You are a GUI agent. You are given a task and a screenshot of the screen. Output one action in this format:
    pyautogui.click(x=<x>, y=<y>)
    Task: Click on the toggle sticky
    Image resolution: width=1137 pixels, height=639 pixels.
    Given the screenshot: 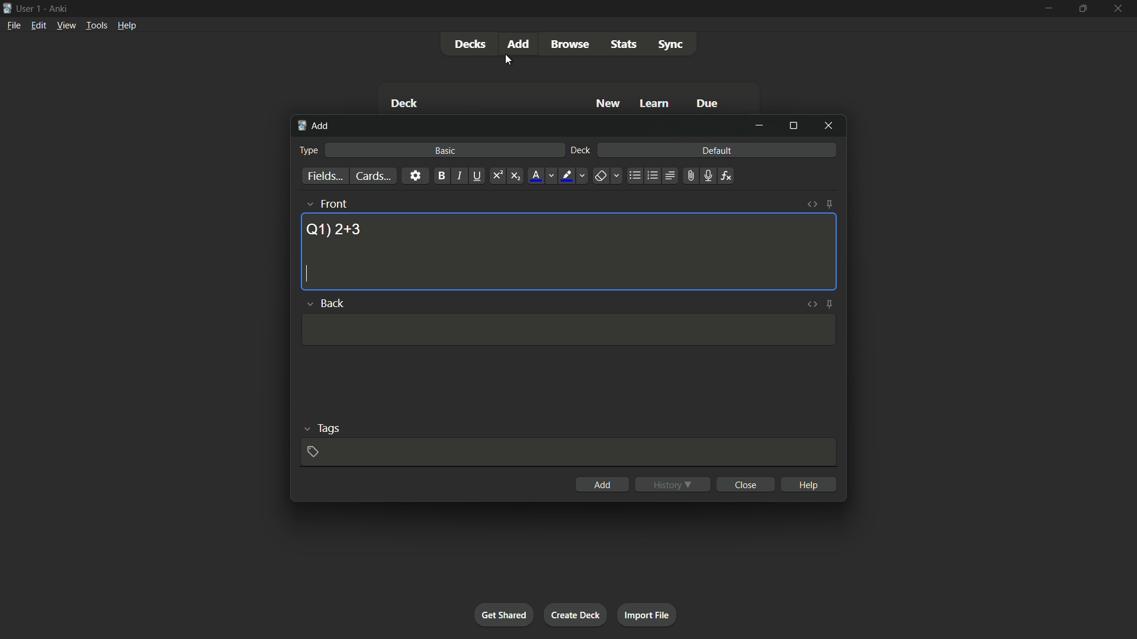 What is the action you would take?
    pyautogui.click(x=830, y=304)
    